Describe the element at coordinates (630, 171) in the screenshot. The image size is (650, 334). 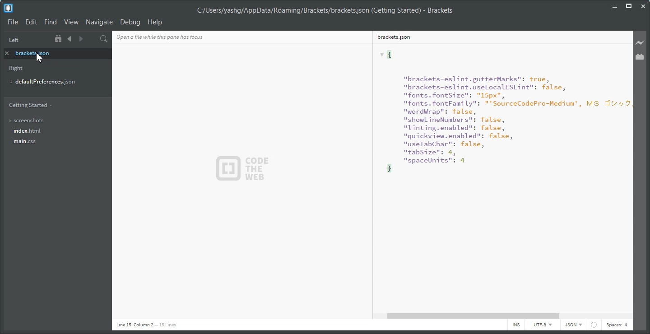
I see `Vertical scroll bar` at that location.